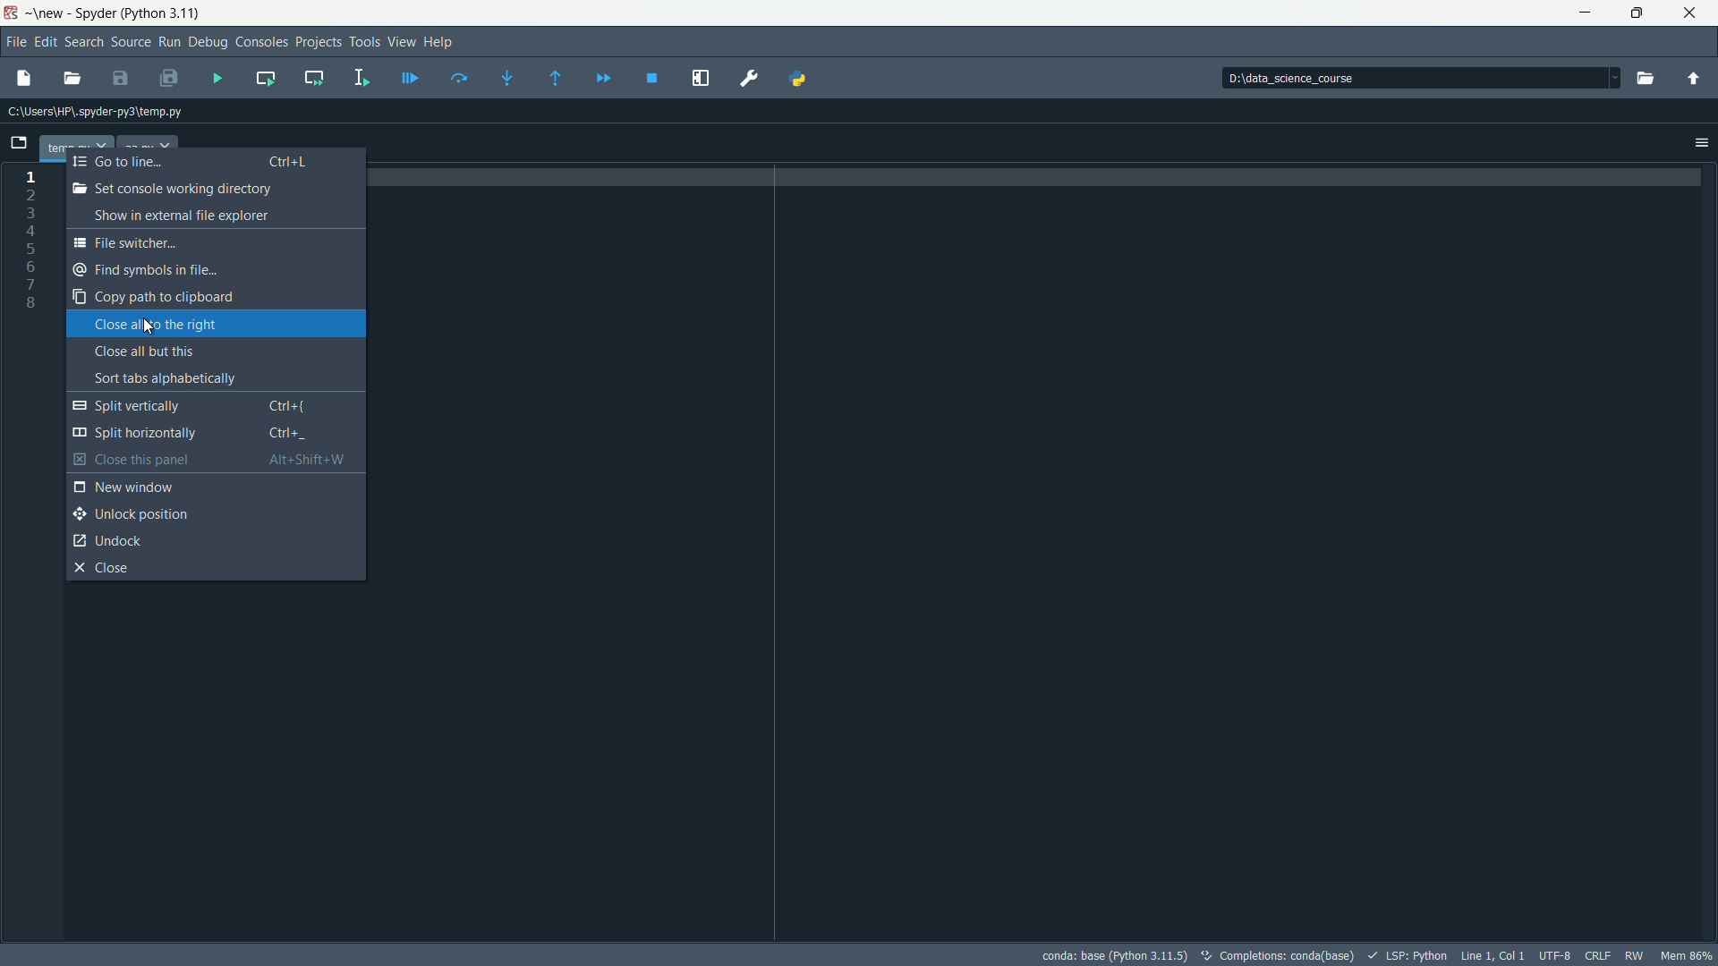  I want to click on maximize current pane, so click(702, 79).